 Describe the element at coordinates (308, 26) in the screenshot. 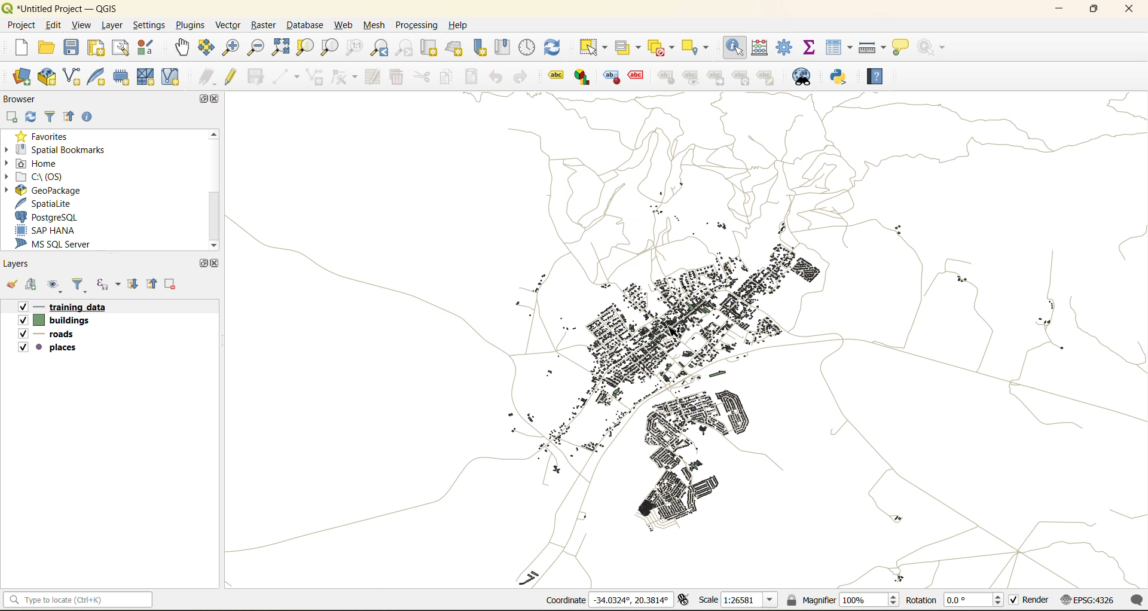

I see `database` at that location.